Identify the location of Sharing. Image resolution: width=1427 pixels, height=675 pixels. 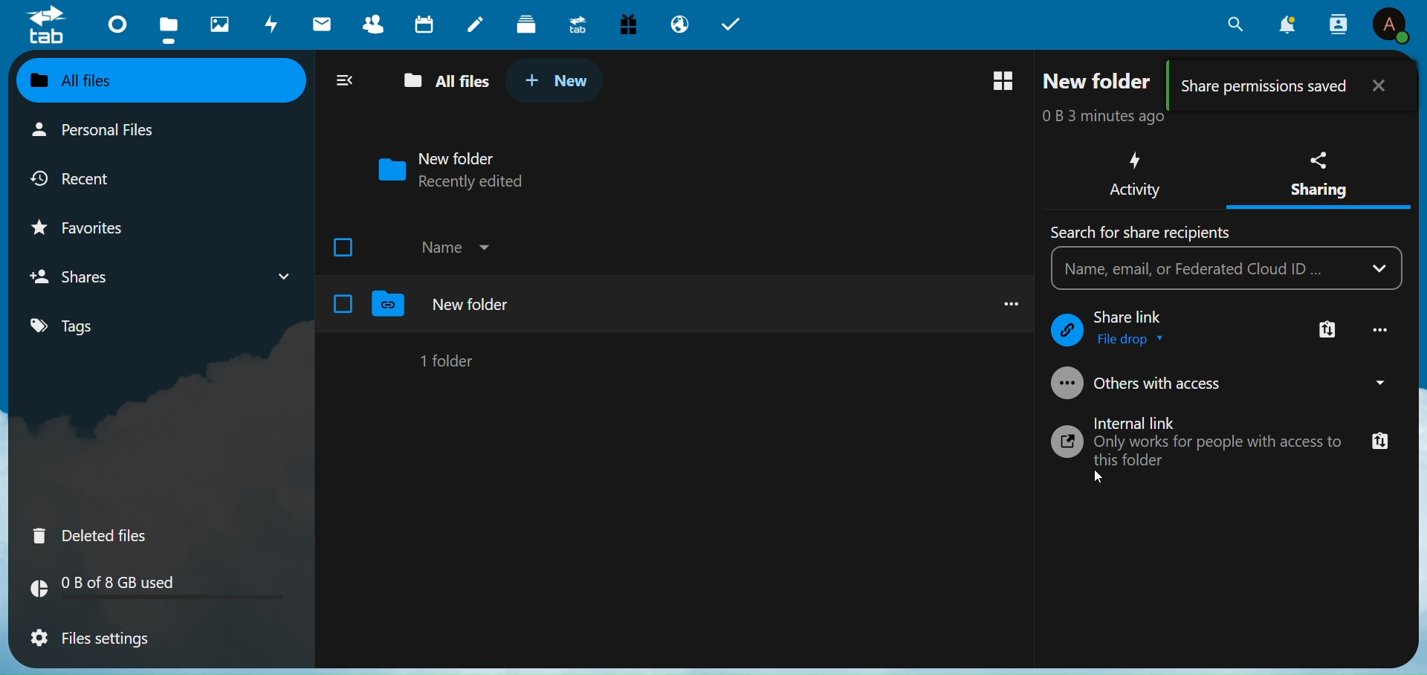
(1320, 169).